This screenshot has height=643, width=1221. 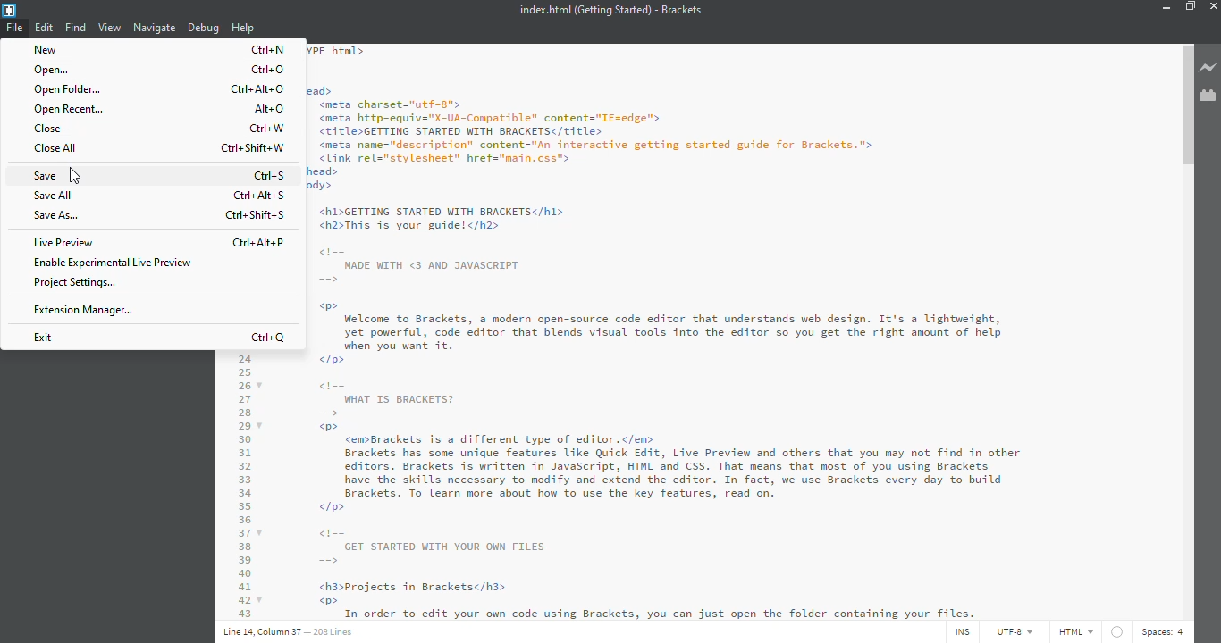 What do you see at coordinates (243, 28) in the screenshot?
I see `help` at bounding box center [243, 28].